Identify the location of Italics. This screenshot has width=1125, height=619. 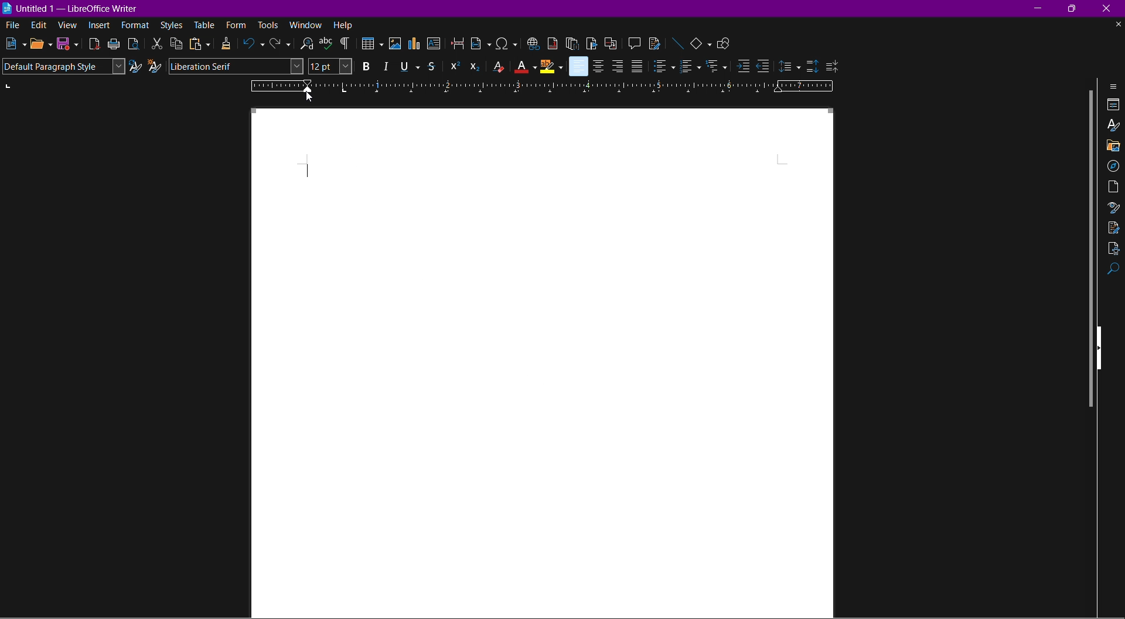
(386, 66).